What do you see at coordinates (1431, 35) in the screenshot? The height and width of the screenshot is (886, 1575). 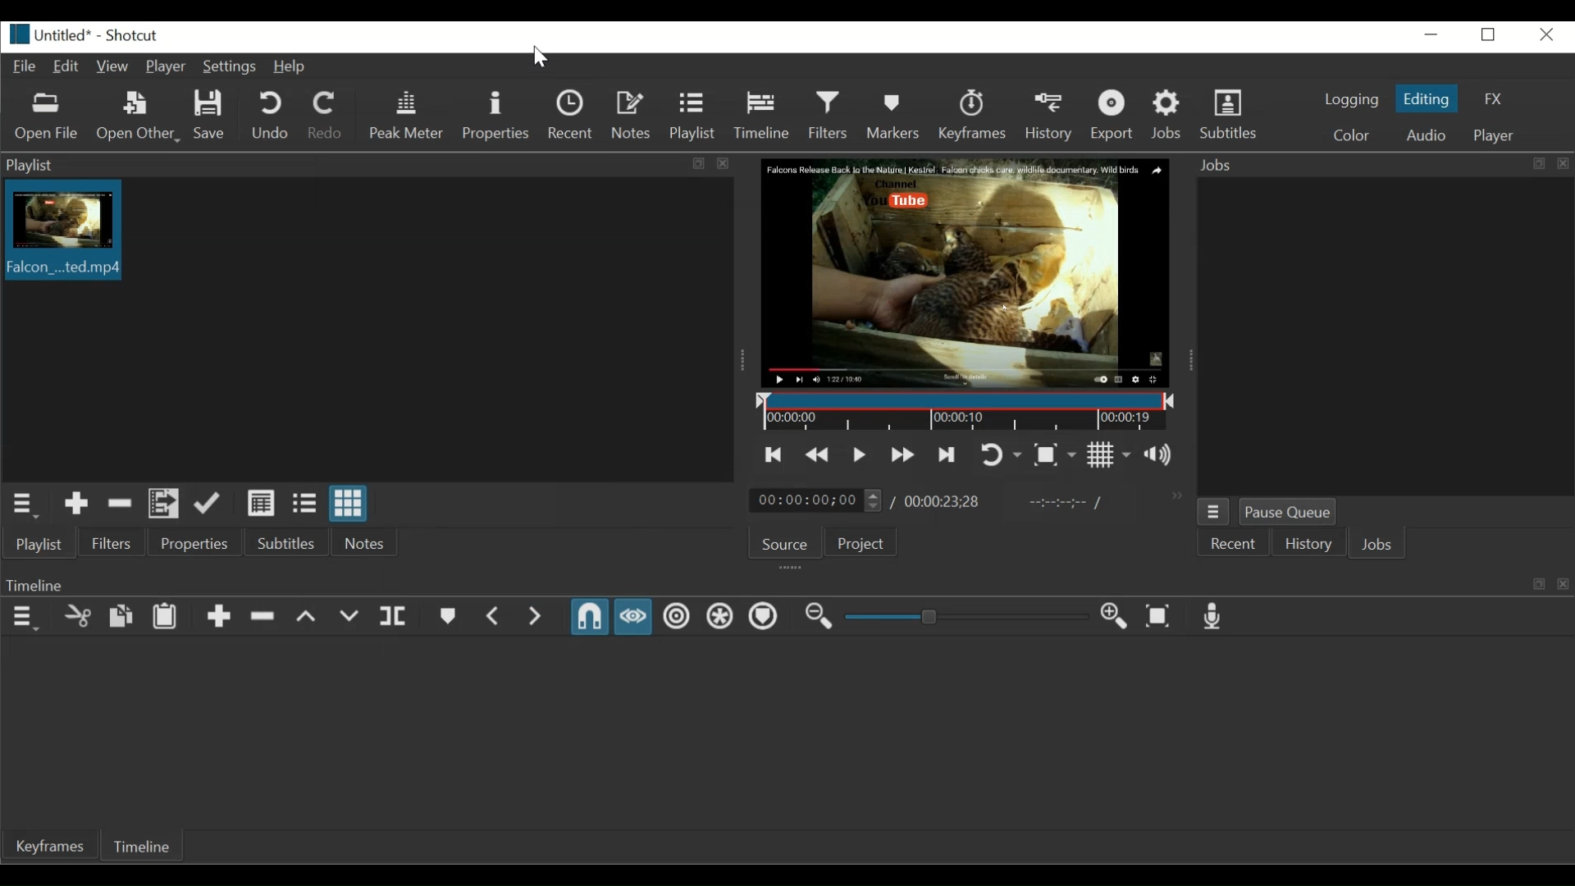 I see `minimize` at bounding box center [1431, 35].